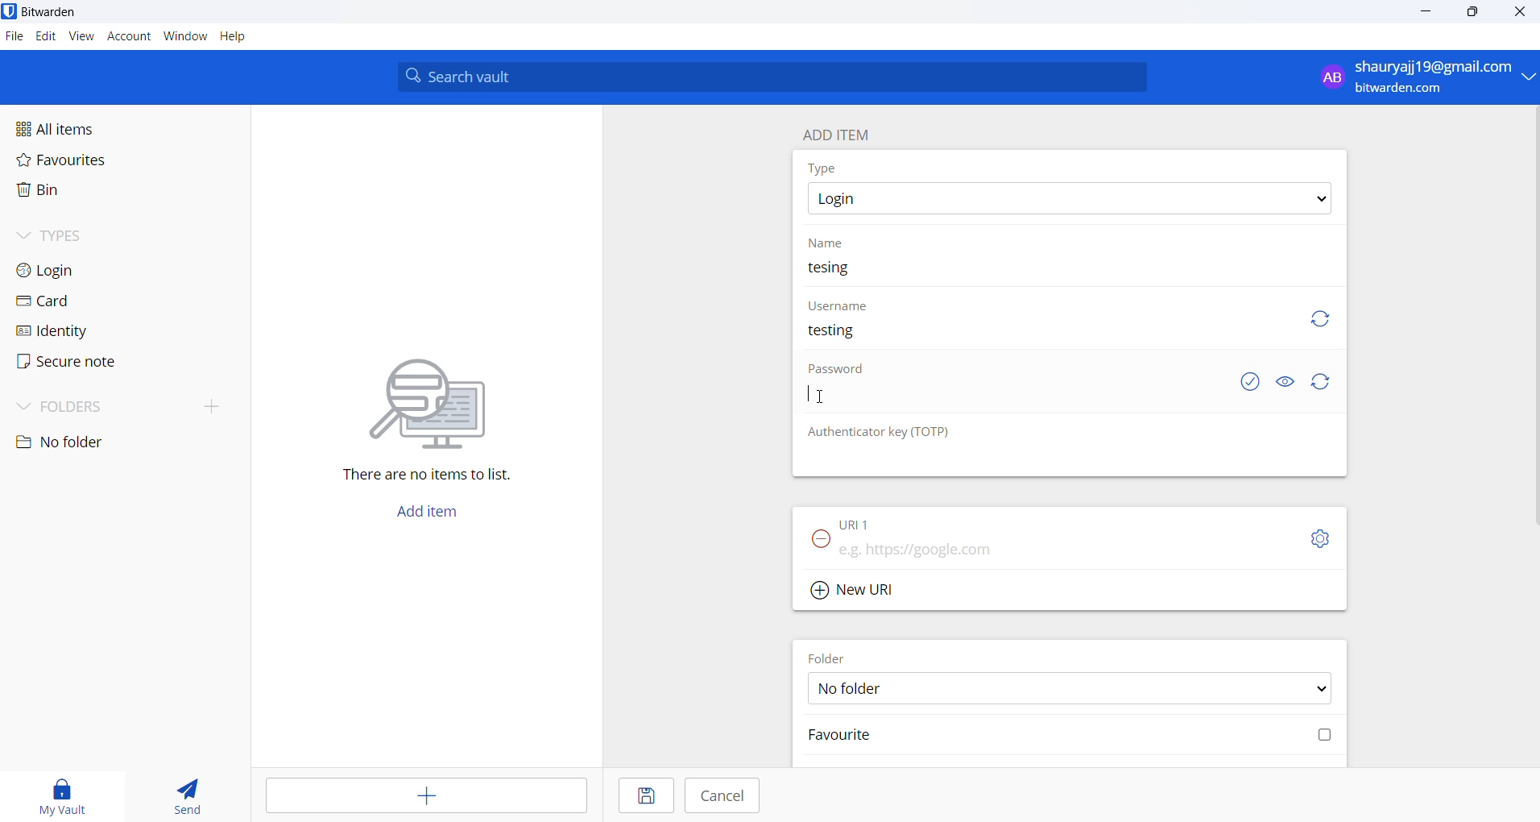 This screenshot has width=1540, height=822. Describe the element at coordinates (242, 38) in the screenshot. I see `Help` at that location.